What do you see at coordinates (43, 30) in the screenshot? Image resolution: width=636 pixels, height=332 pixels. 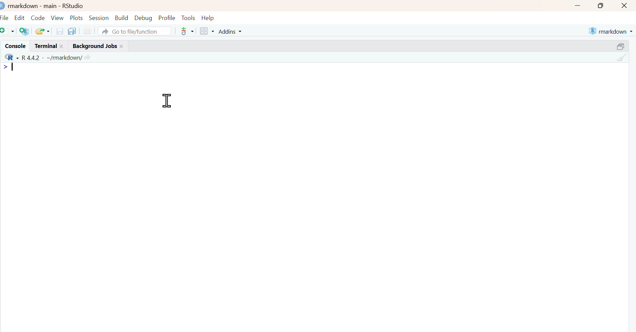 I see `open recent files` at bounding box center [43, 30].